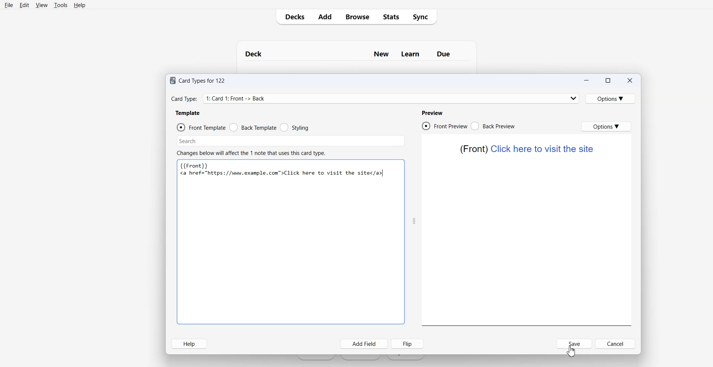 The image size is (713, 367). What do you see at coordinates (198, 81) in the screenshot?
I see `Text 1` at bounding box center [198, 81].